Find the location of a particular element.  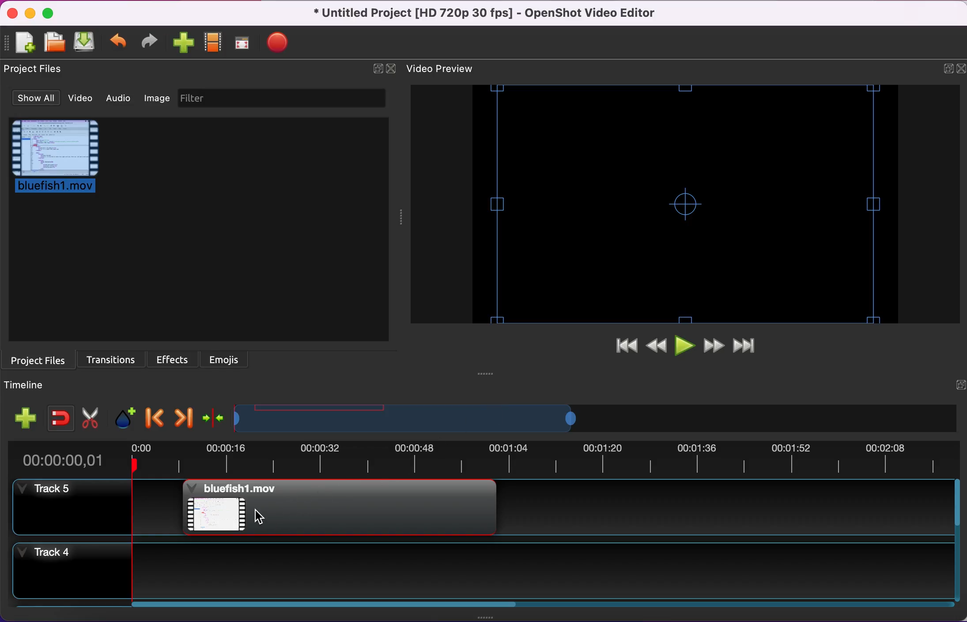

choose profile is located at coordinates (217, 42).